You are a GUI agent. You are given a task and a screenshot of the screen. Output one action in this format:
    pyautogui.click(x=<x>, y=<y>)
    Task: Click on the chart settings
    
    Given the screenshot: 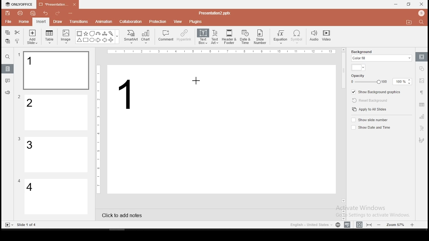 What is the action you would take?
    pyautogui.click(x=421, y=116)
    